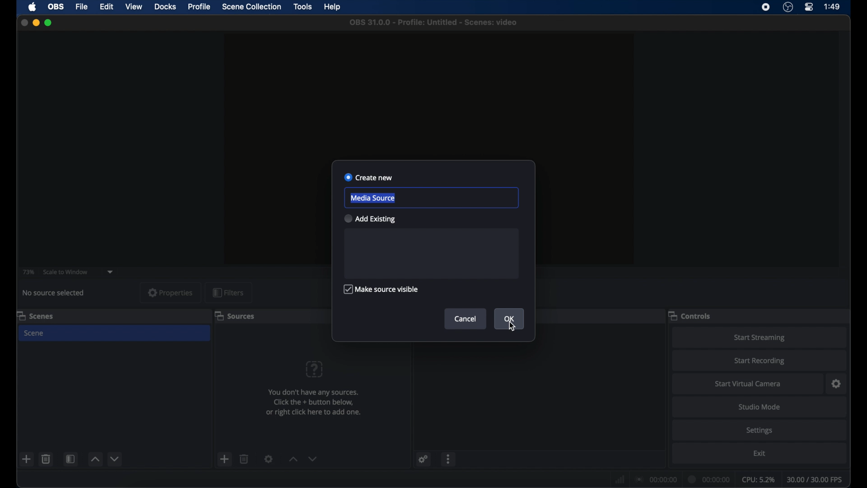 This screenshot has height=488, width=867. I want to click on add, so click(225, 458).